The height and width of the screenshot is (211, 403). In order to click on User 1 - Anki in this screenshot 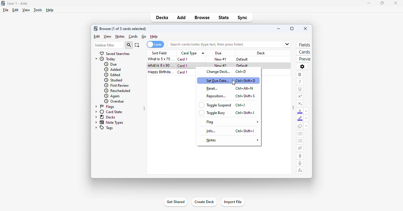, I will do `click(17, 3)`.